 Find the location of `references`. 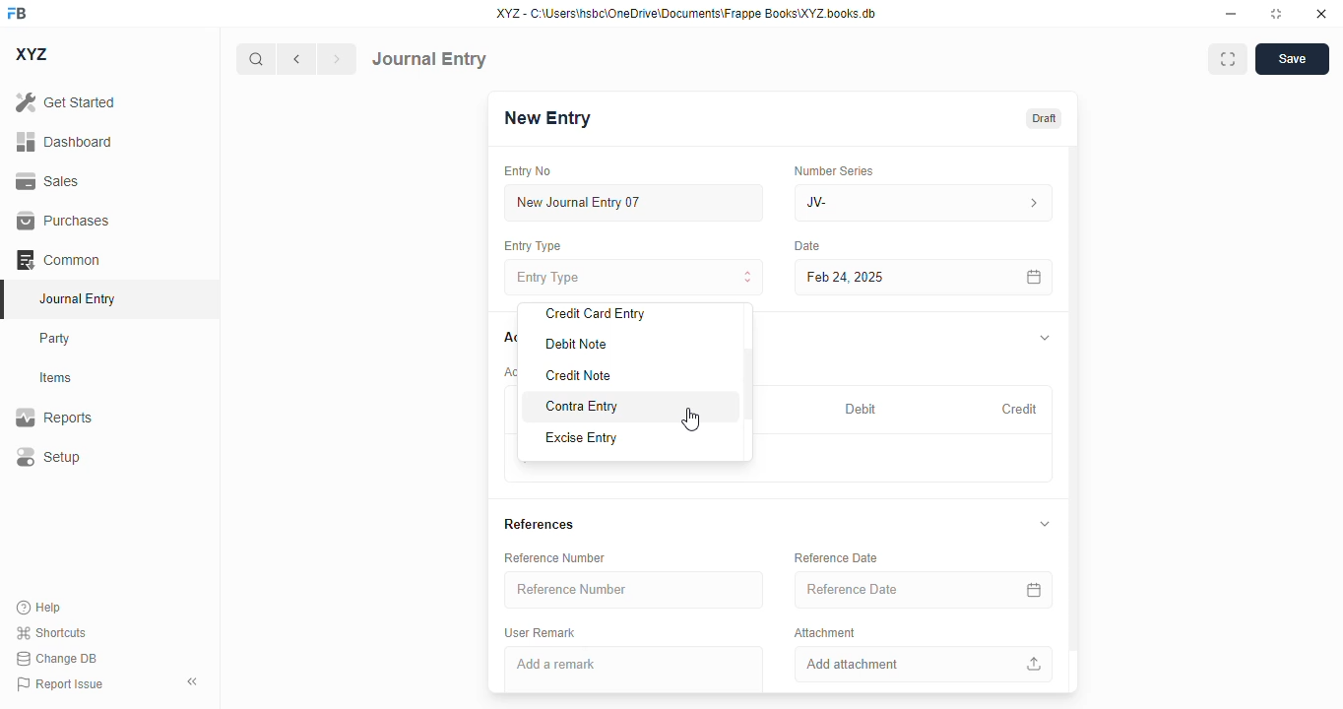

references is located at coordinates (540, 525).